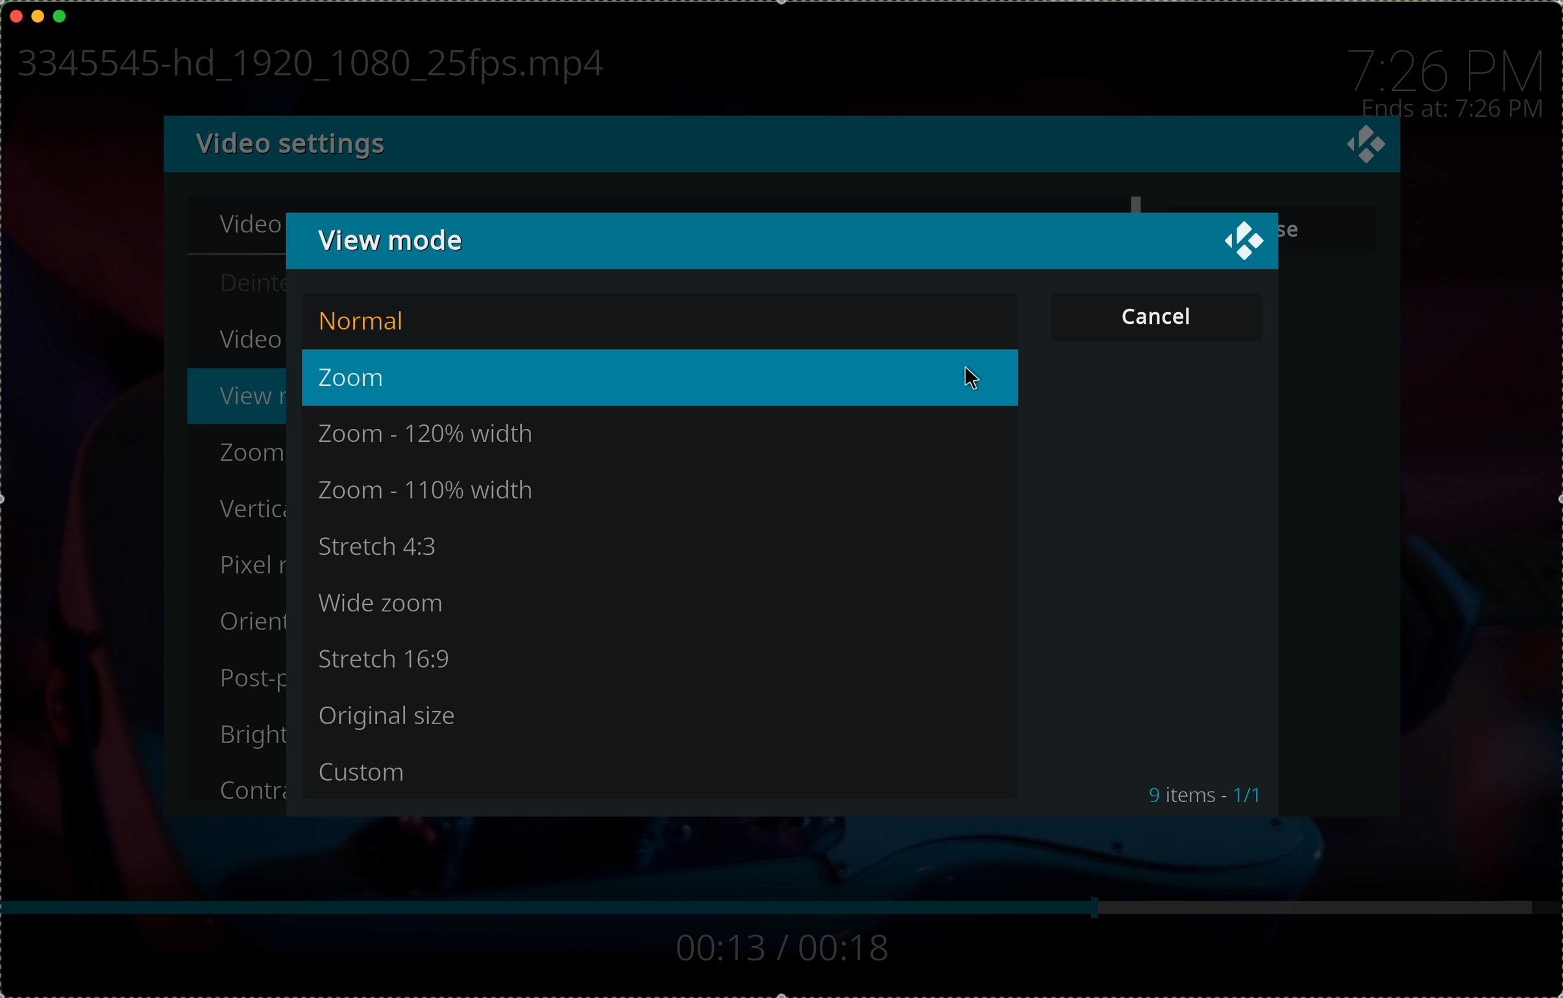 This screenshot has width=1563, height=998. What do you see at coordinates (1440, 69) in the screenshot?
I see `time` at bounding box center [1440, 69].